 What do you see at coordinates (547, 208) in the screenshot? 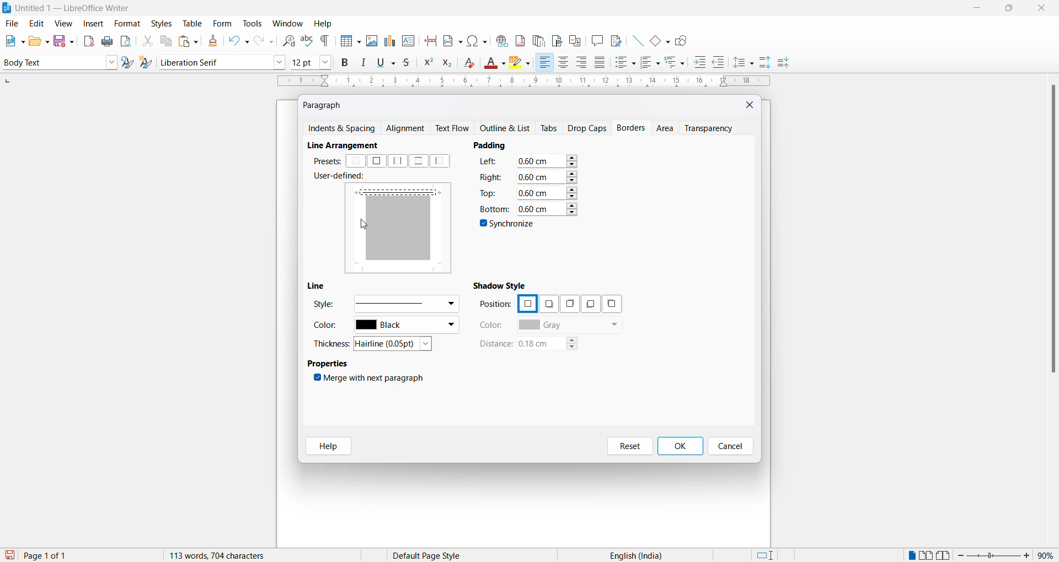
I see `value` at bounding box center [547, 208].